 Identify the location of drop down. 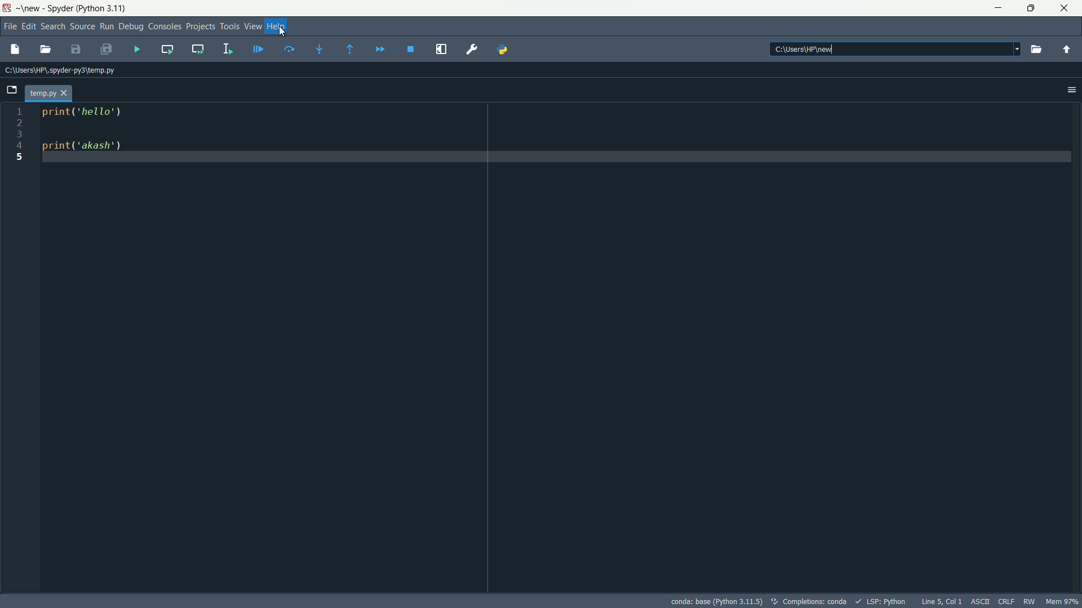
(1014, 49).